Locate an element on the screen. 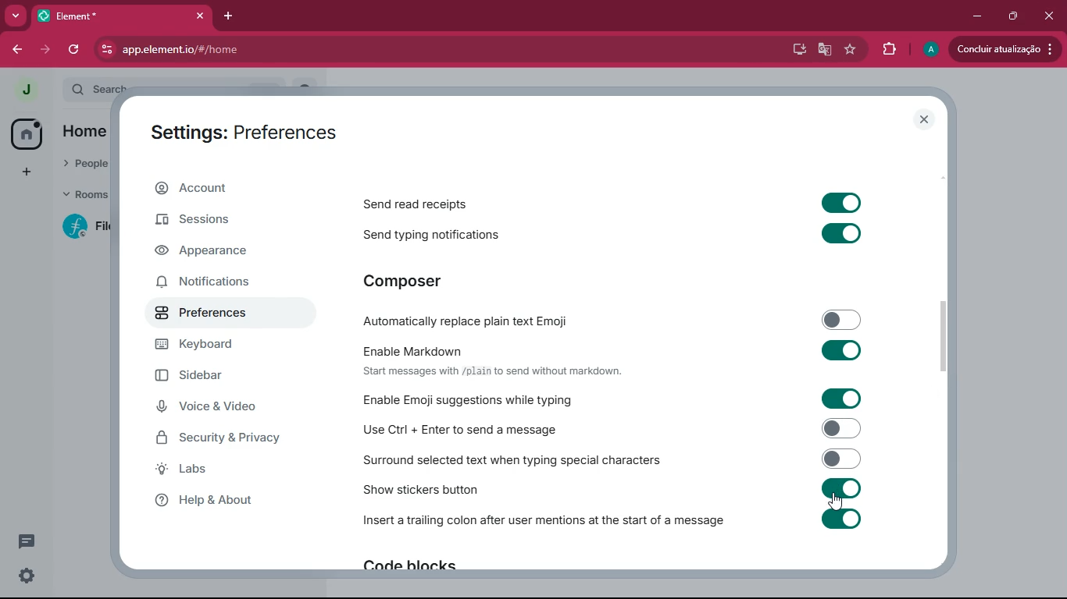 The image size is (1067, 599). Surround selected text when typing special characters is located at coordinates (611, 459).